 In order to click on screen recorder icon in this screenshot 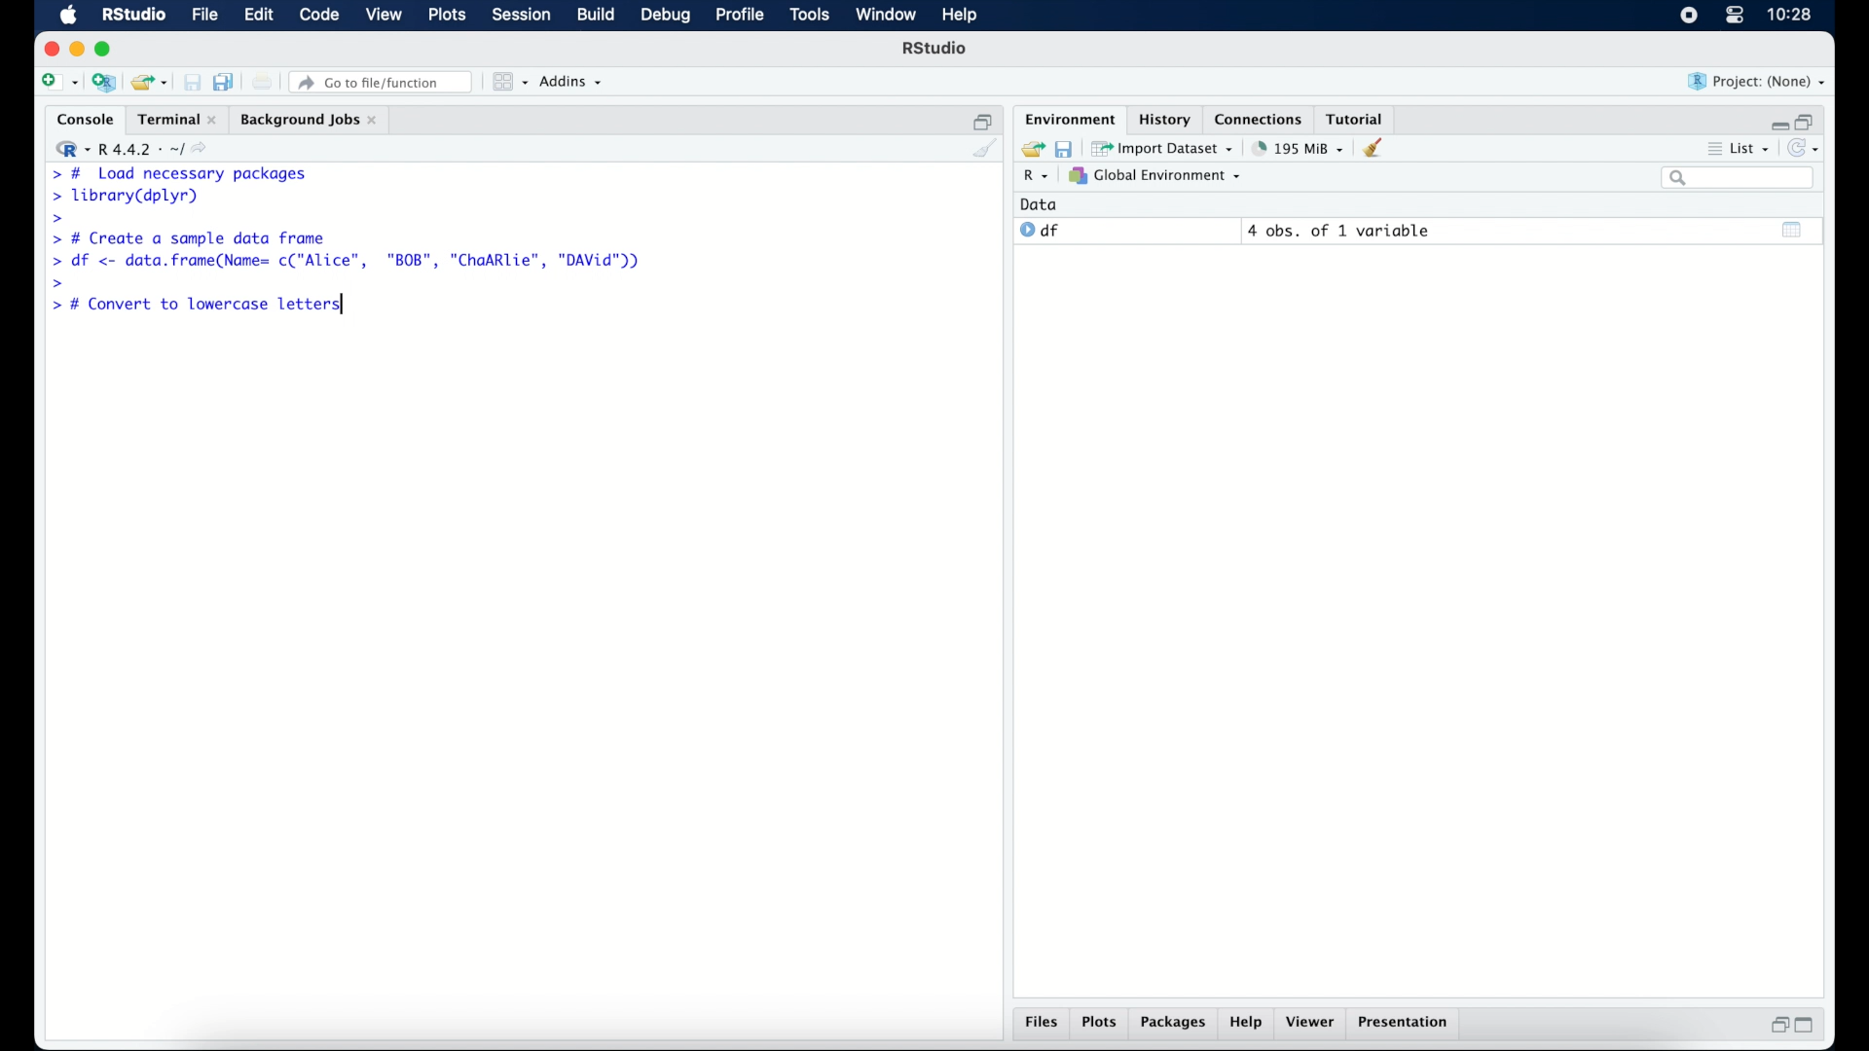, I will do `click(1687, 16)`.